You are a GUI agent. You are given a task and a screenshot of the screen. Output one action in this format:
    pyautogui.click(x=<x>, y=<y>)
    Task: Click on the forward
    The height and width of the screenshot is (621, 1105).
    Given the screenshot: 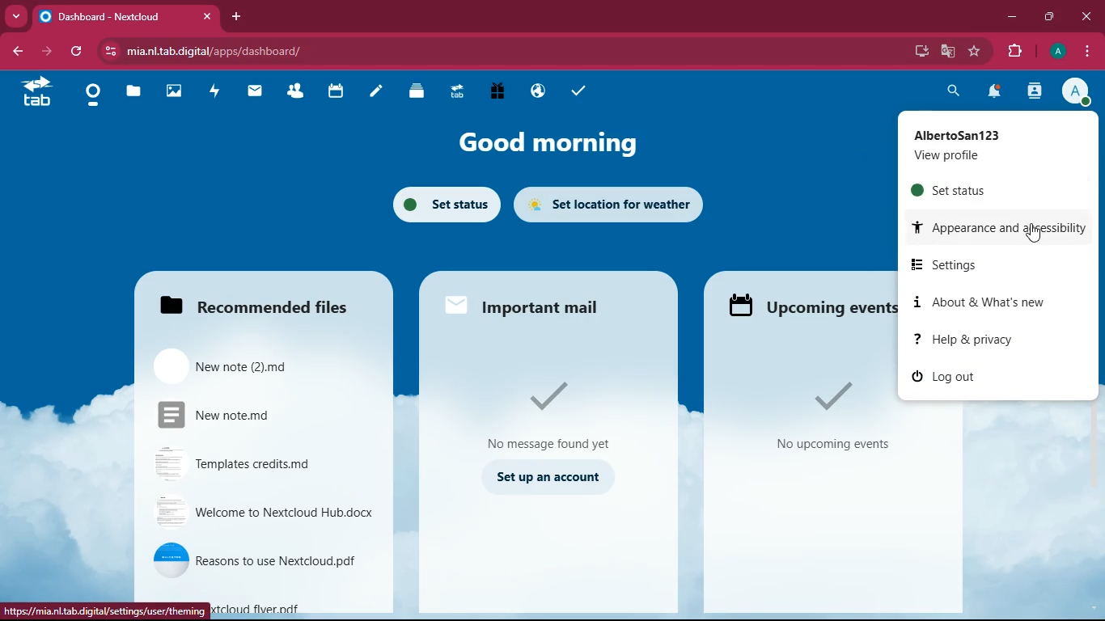 What is the action you would take?
    pyautogui.click(x=44, y=50)
    